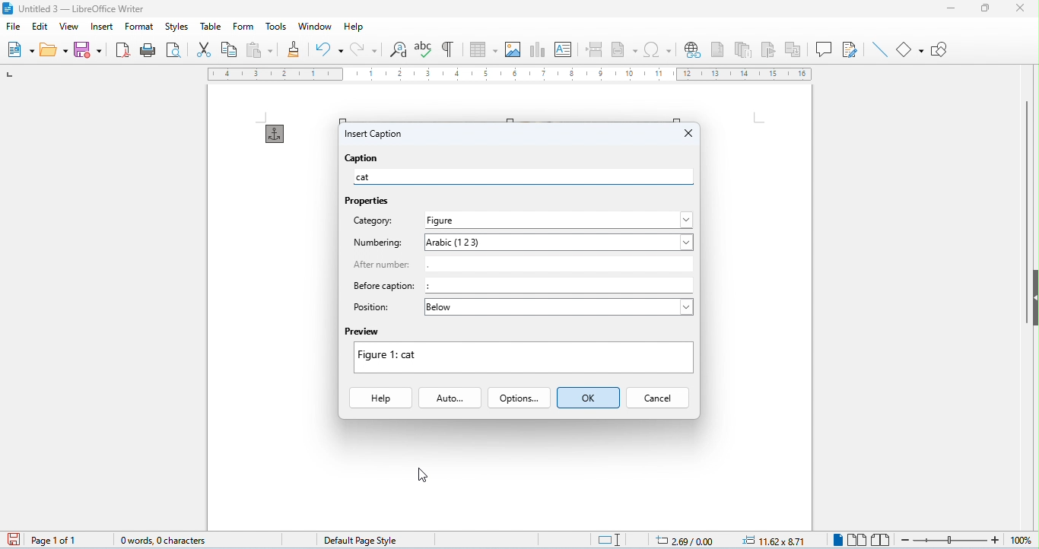 The width and height of the screenshot is (1039, 549). Describe the element at coordinates (78, 8) in the screenshot. I see `title` at that location.